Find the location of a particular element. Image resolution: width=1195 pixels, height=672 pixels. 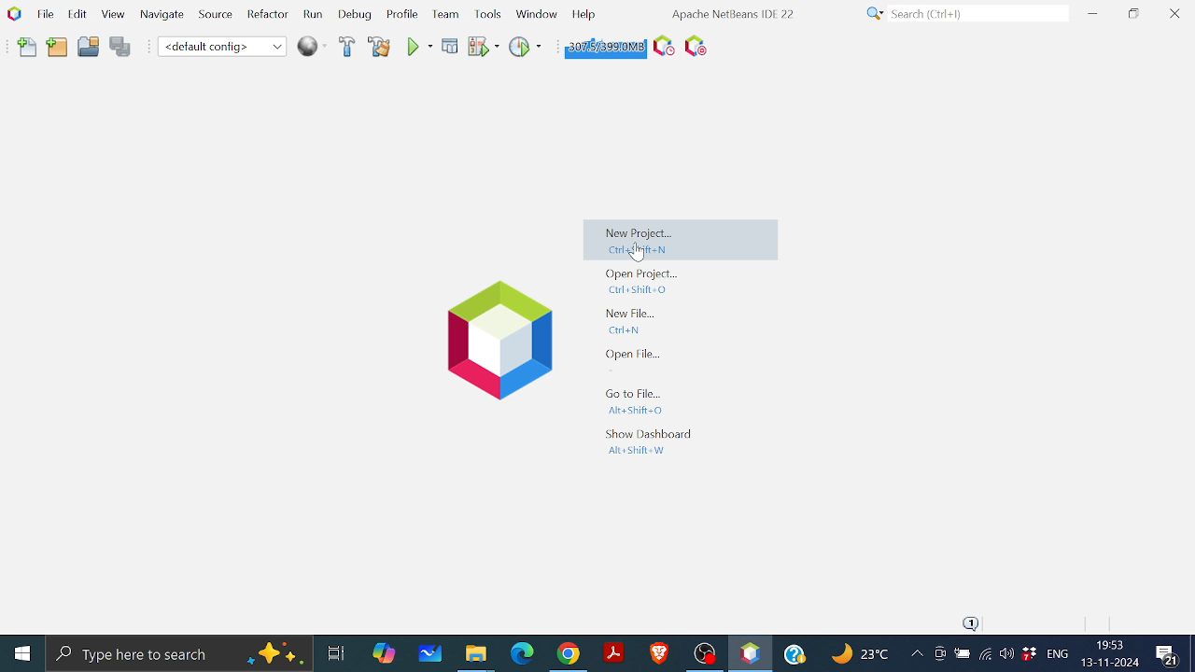

netbeans logo is located at coordinates (492, 341).